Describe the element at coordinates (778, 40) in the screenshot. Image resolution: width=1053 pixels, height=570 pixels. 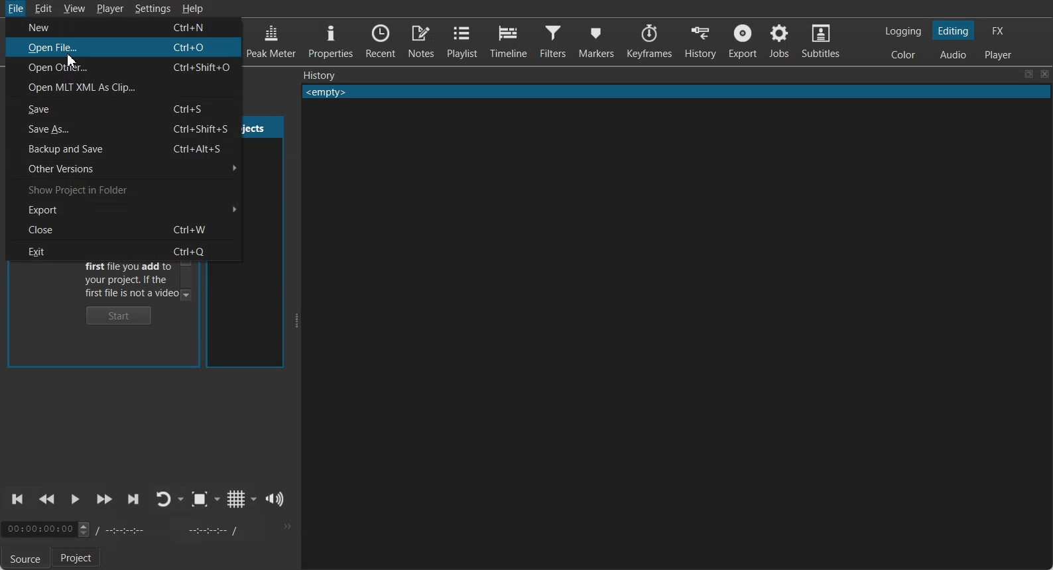
I see `Jobs` at that location.